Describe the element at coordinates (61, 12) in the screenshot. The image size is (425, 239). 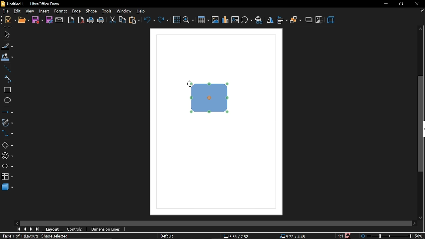
I see `format` at that location.